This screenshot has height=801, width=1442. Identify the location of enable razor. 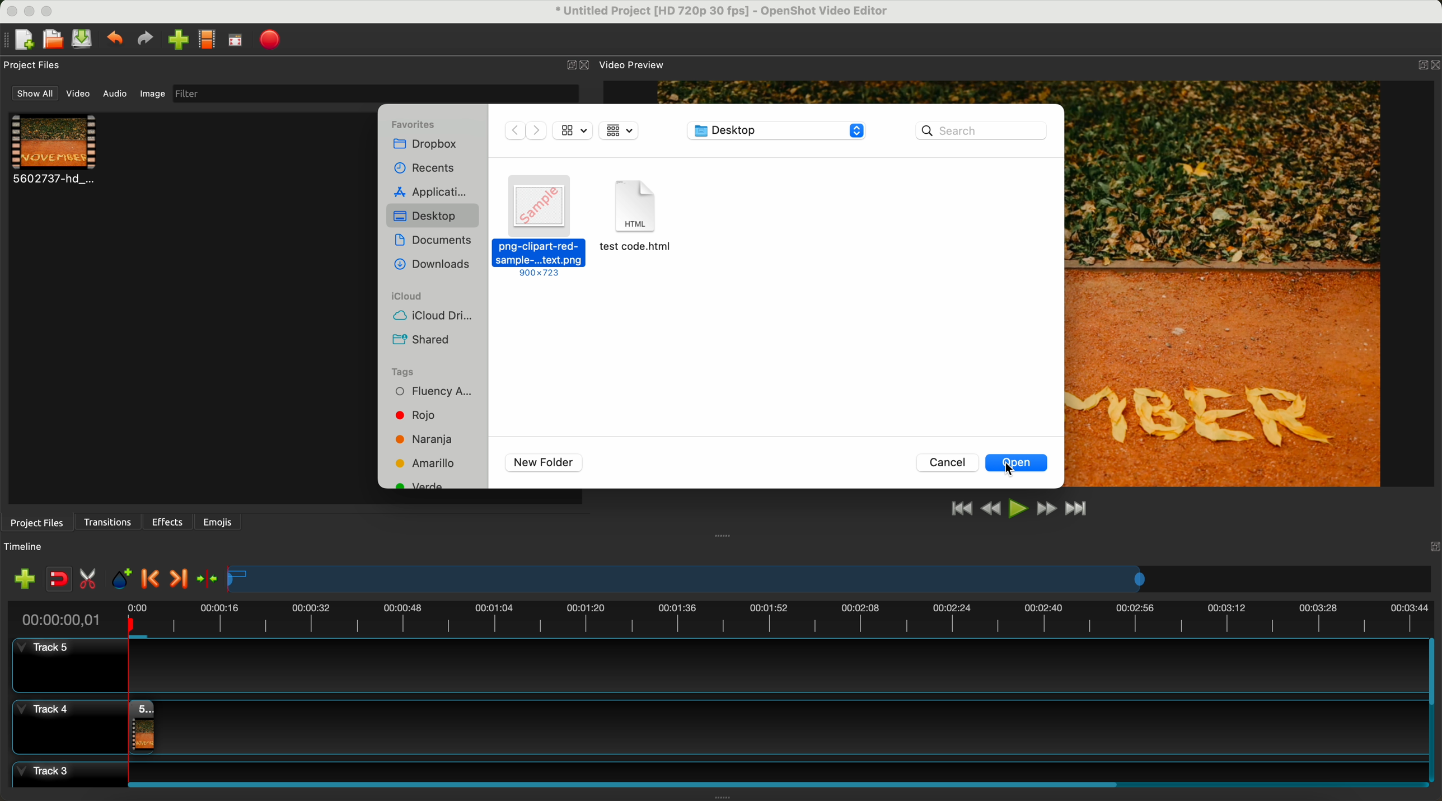
(91, 581).